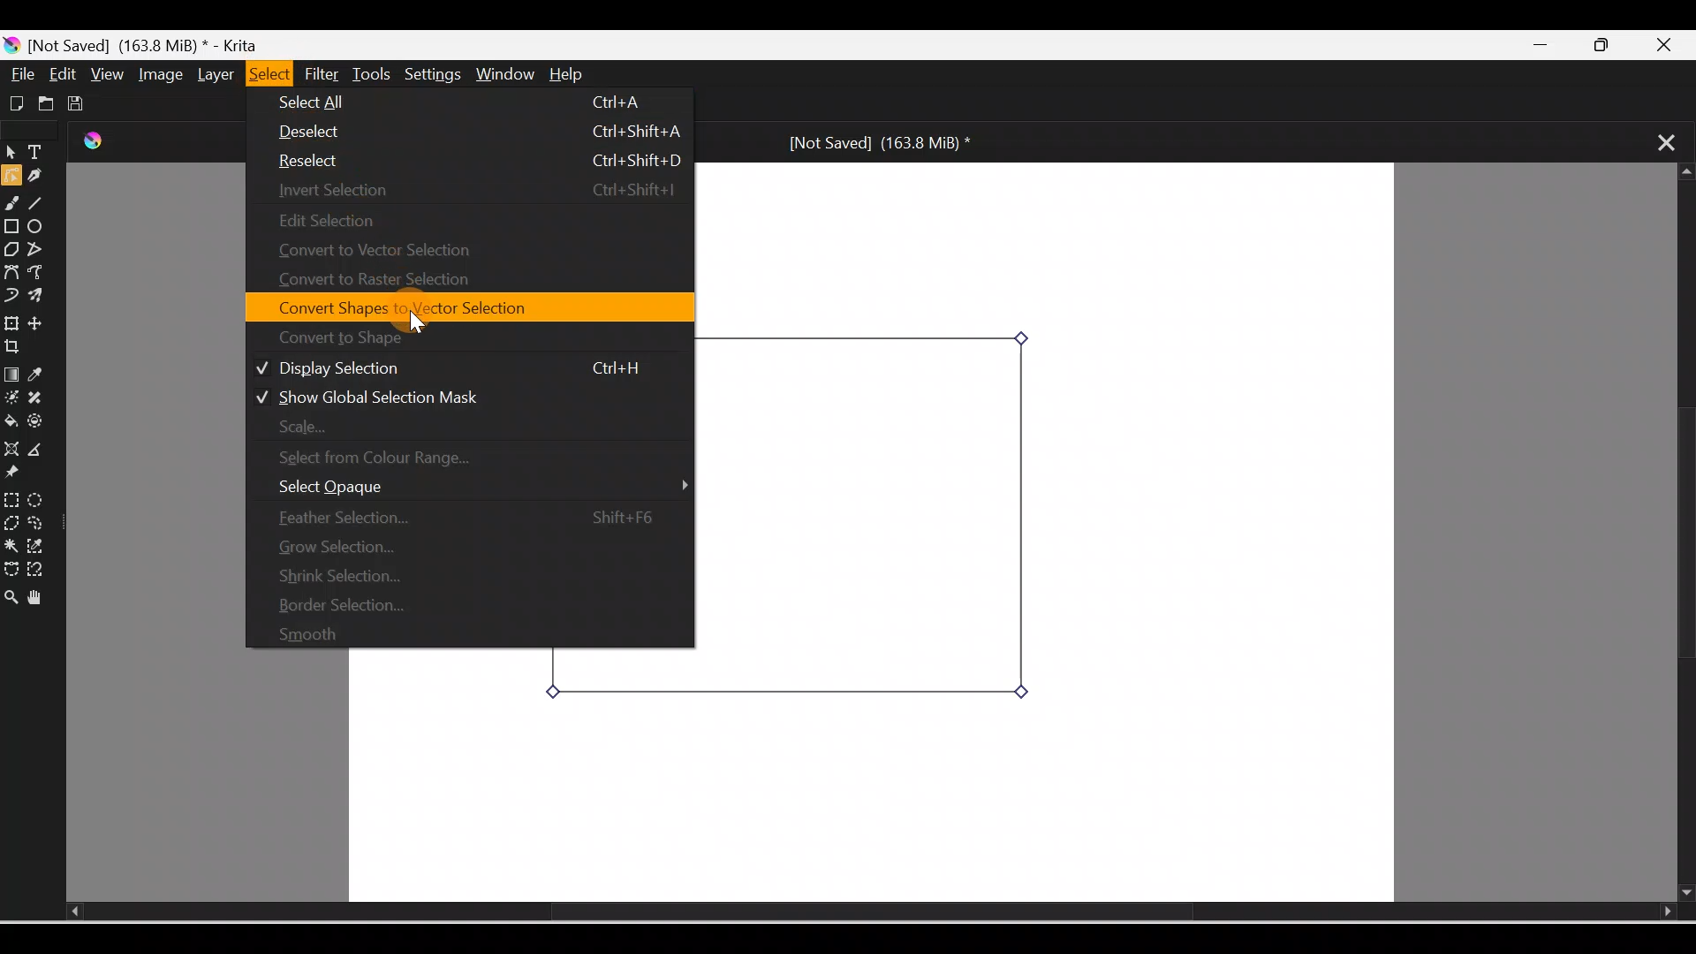 The height and width of the screenshot is (954, 1696). What do you see at coordinates (475, 160) in the screenshot?
I see `Reselect` at bounding box center [475, 160].